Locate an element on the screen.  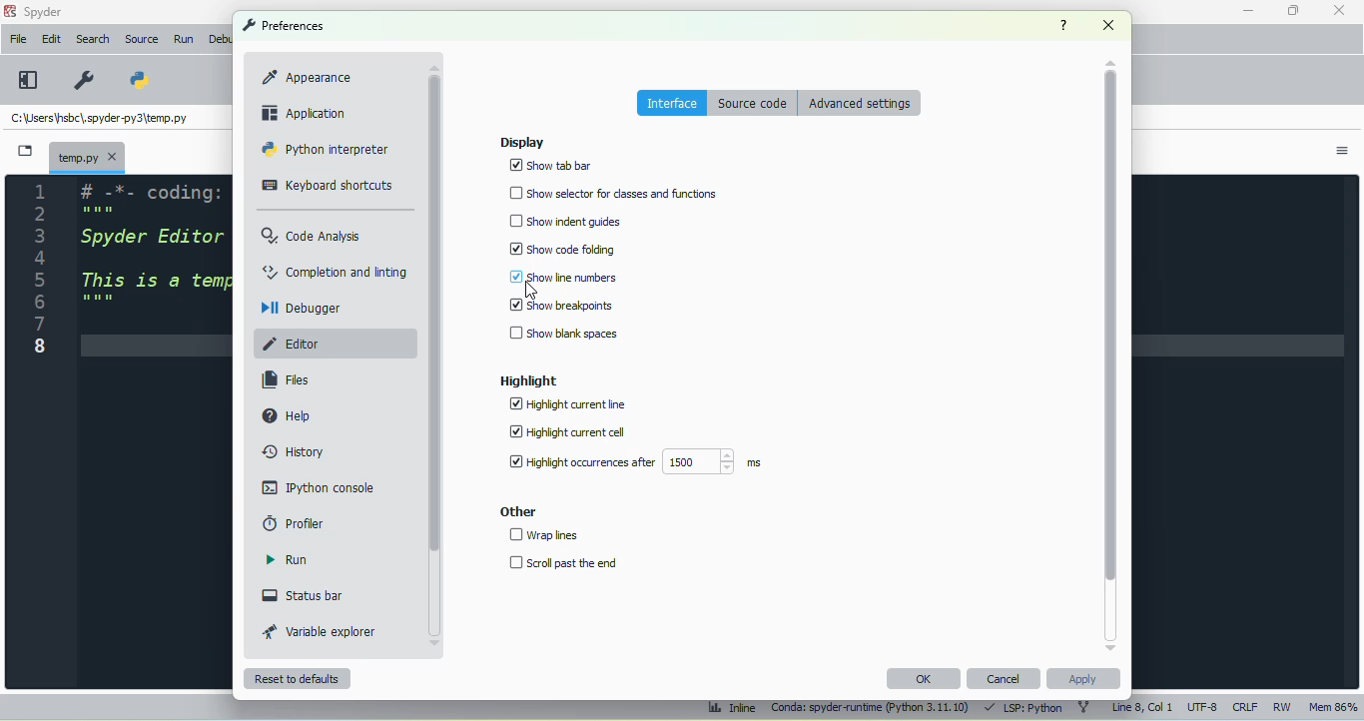
close is located at coordinates (1108, 25).